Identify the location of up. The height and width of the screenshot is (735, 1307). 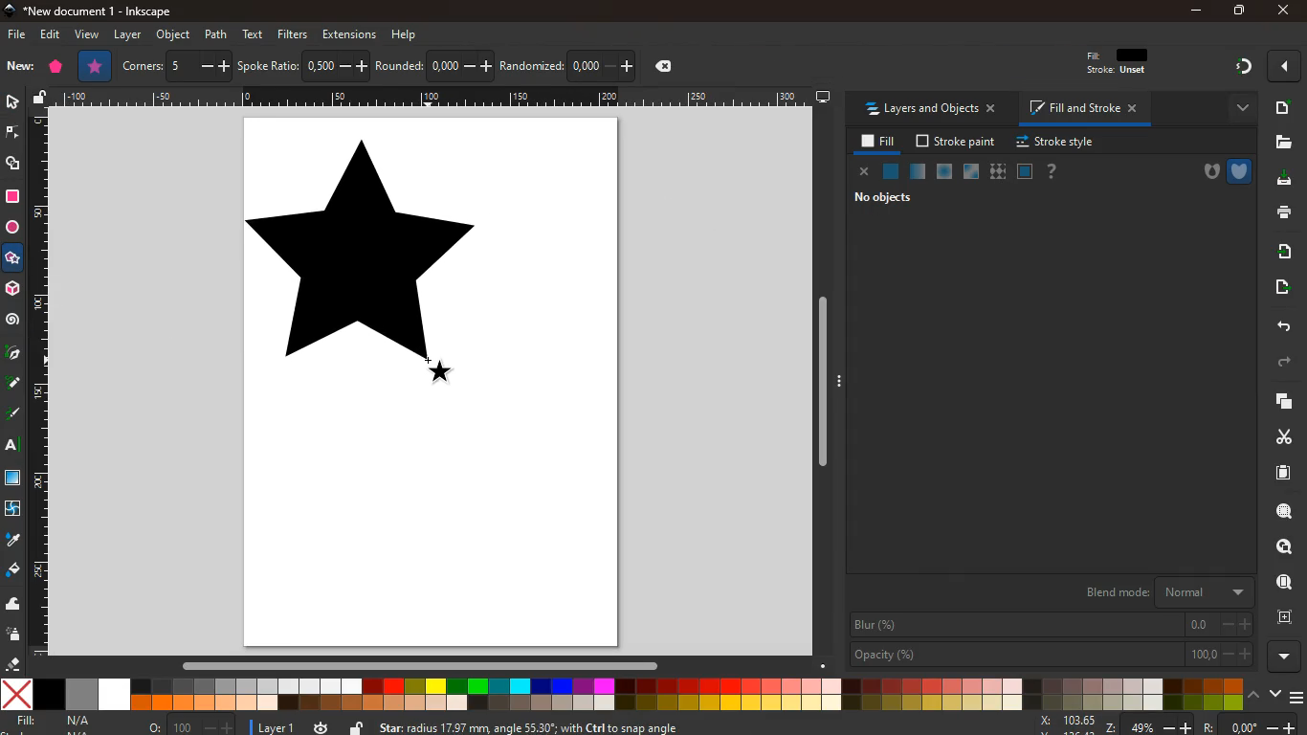
(1253, 694).